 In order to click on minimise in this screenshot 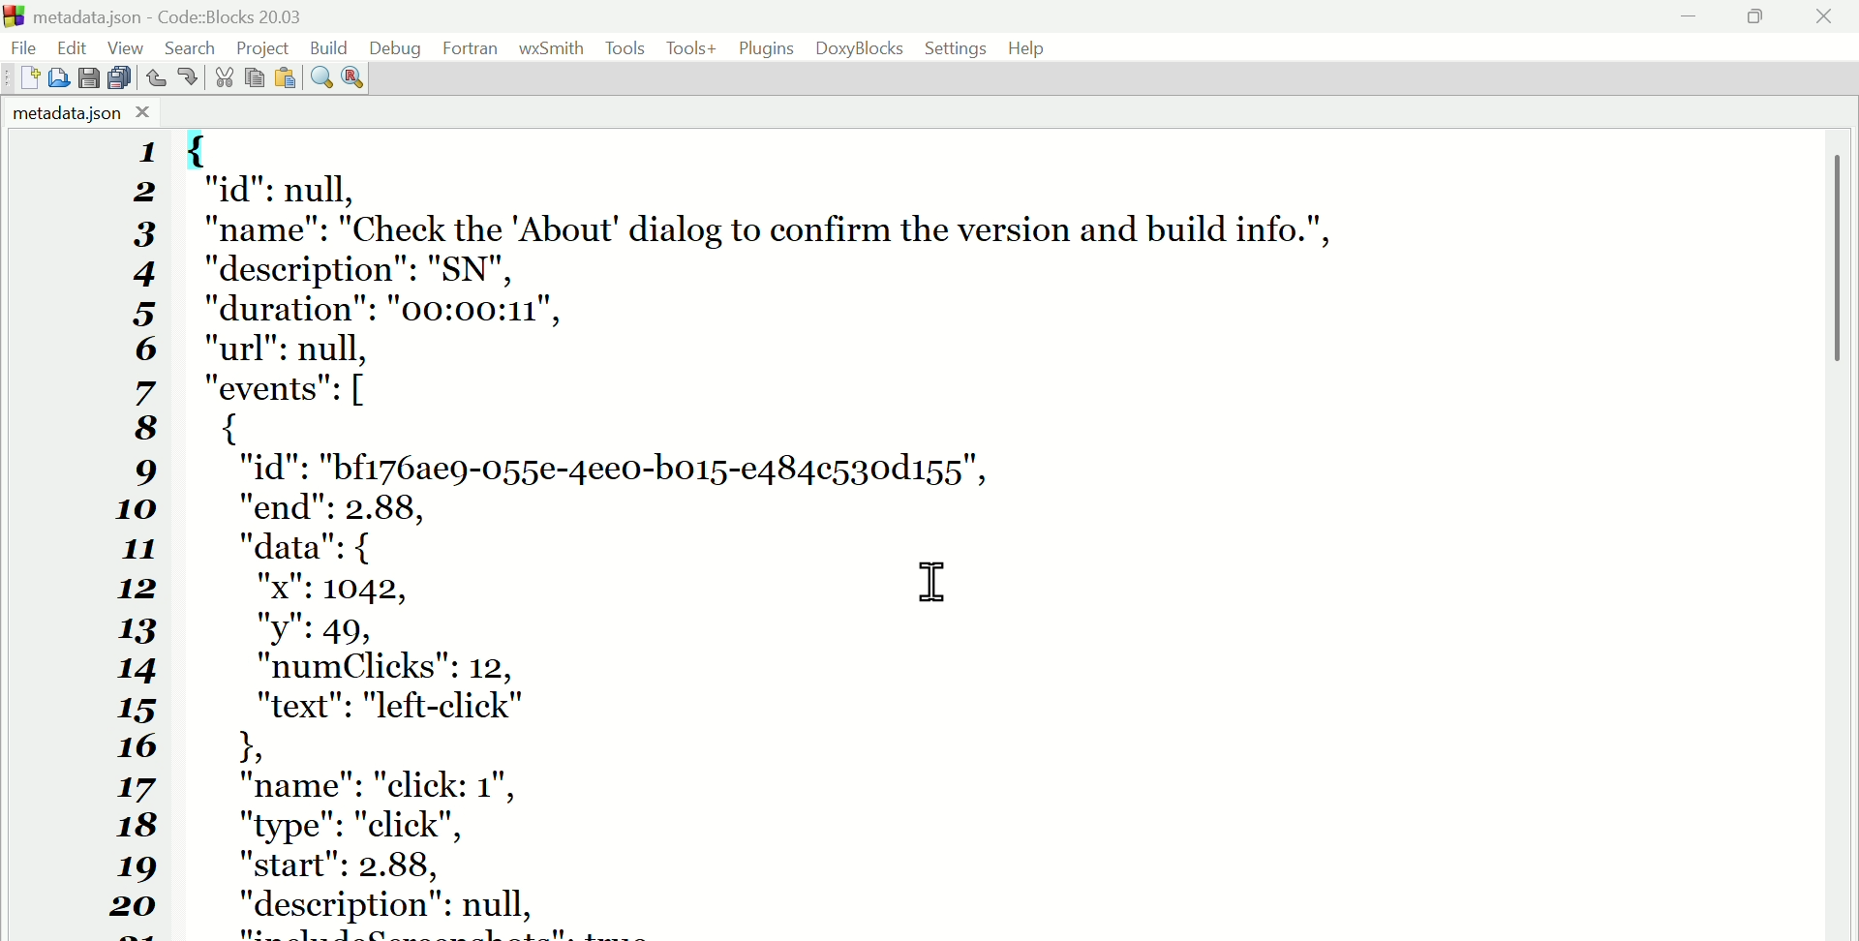, I will do `click(1691, 17)`.